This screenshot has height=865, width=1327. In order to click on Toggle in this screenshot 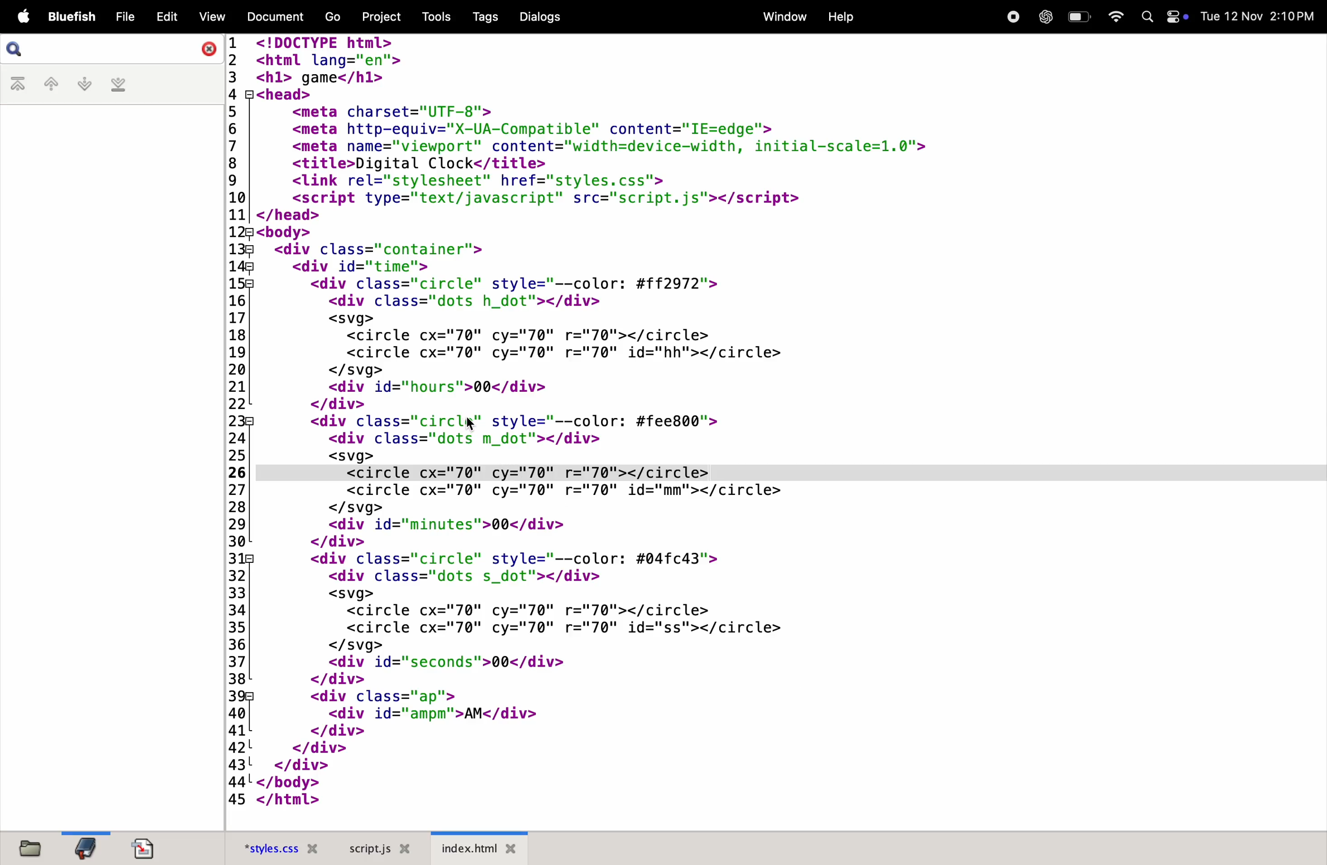, I will do `click(1176, 17)`.